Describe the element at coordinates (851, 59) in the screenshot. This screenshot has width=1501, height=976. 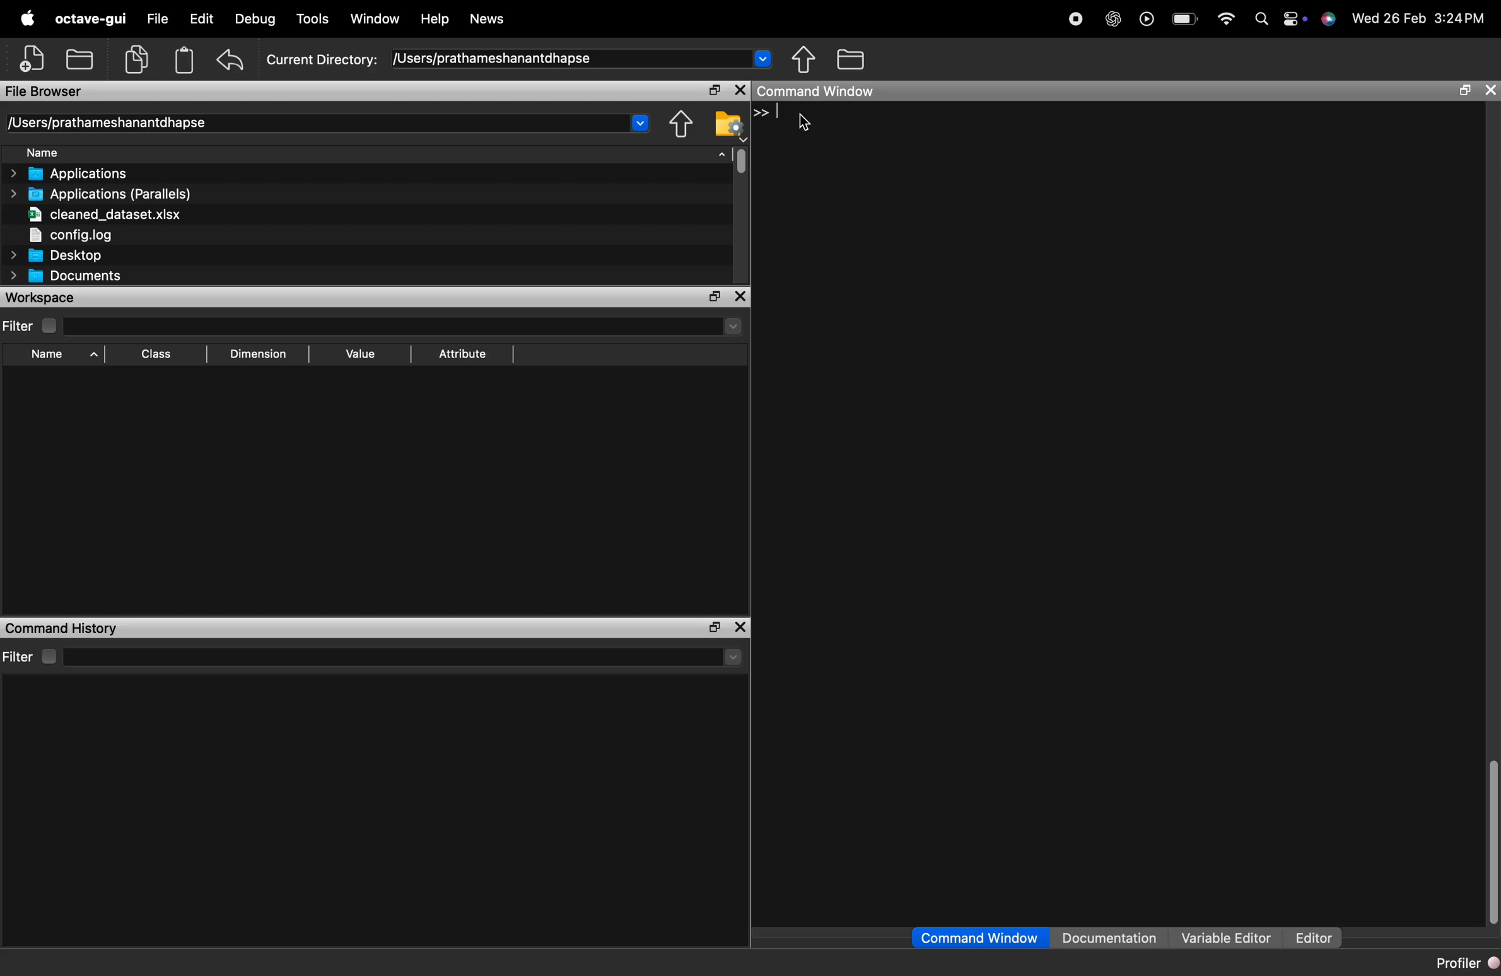
I see `Browse directories` at that location.